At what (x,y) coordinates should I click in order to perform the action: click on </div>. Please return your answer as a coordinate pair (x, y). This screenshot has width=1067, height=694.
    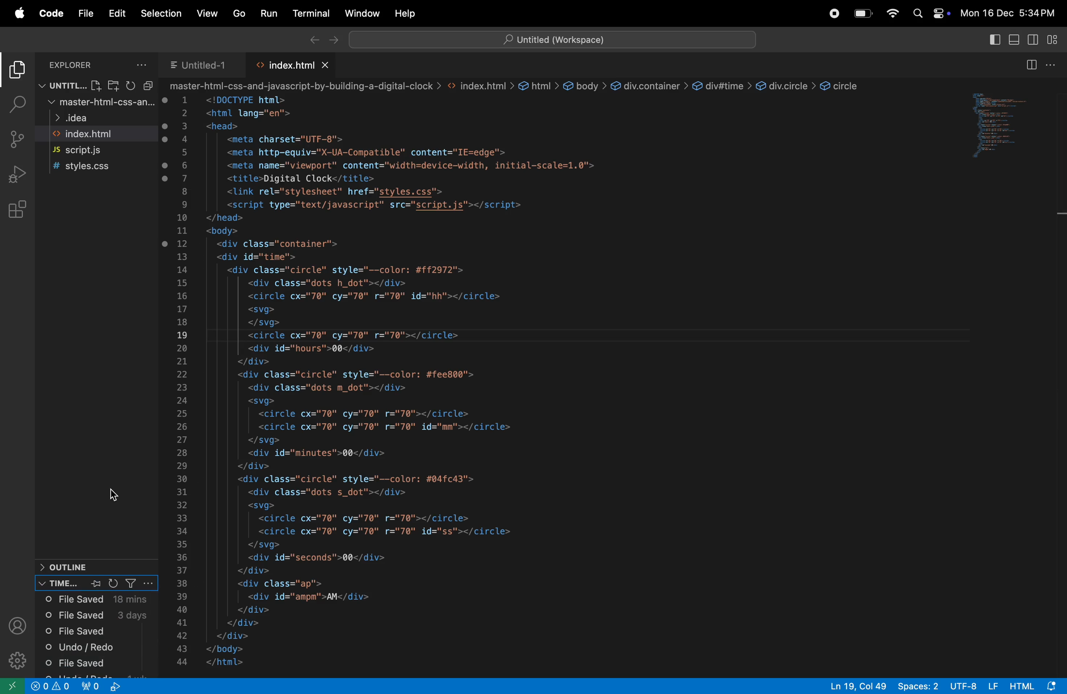
    Looking at the image, I should click on (250, 622).